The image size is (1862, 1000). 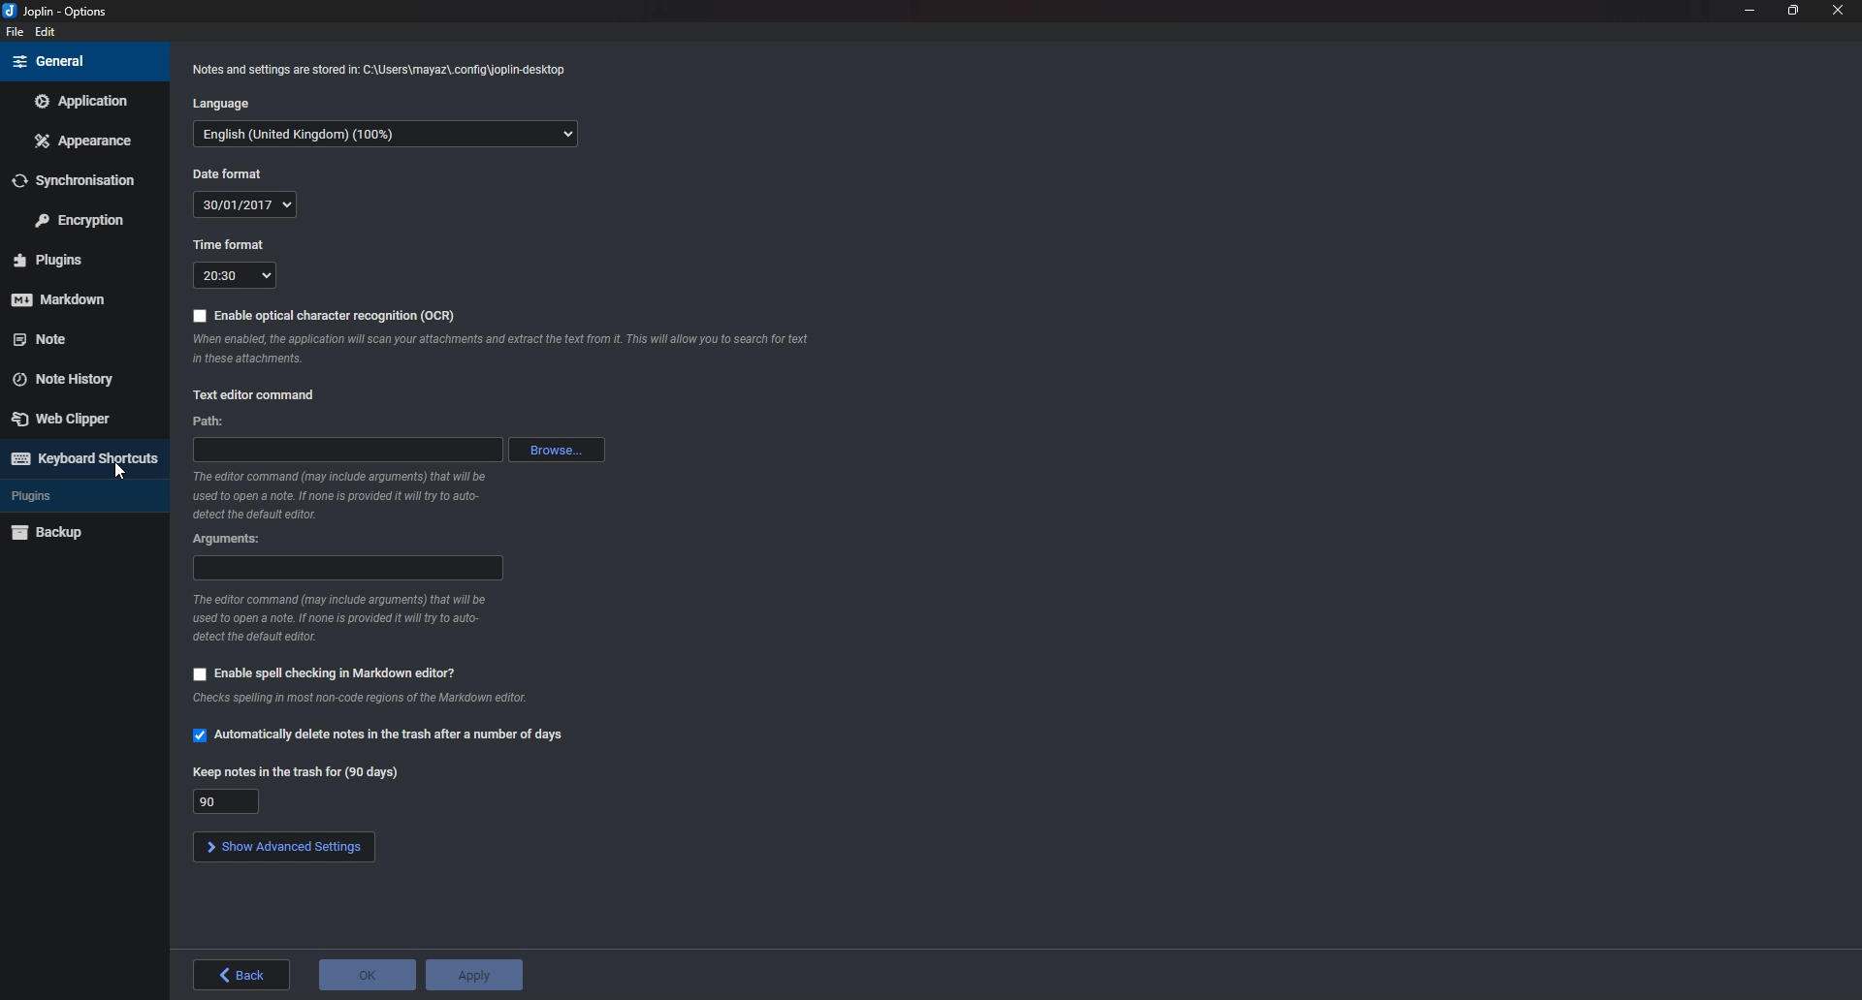 I want to click on Plugins, so click(x=75, y=261).